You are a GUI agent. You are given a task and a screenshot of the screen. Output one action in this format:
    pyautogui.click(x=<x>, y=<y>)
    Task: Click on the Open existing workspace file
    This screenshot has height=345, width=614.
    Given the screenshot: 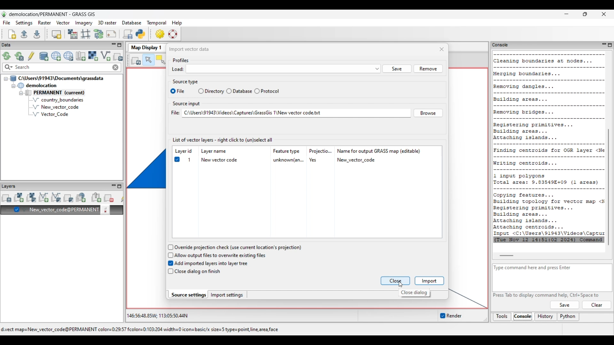 What is the action you would take?
    pyautogui.click(x=24, y=34)
    